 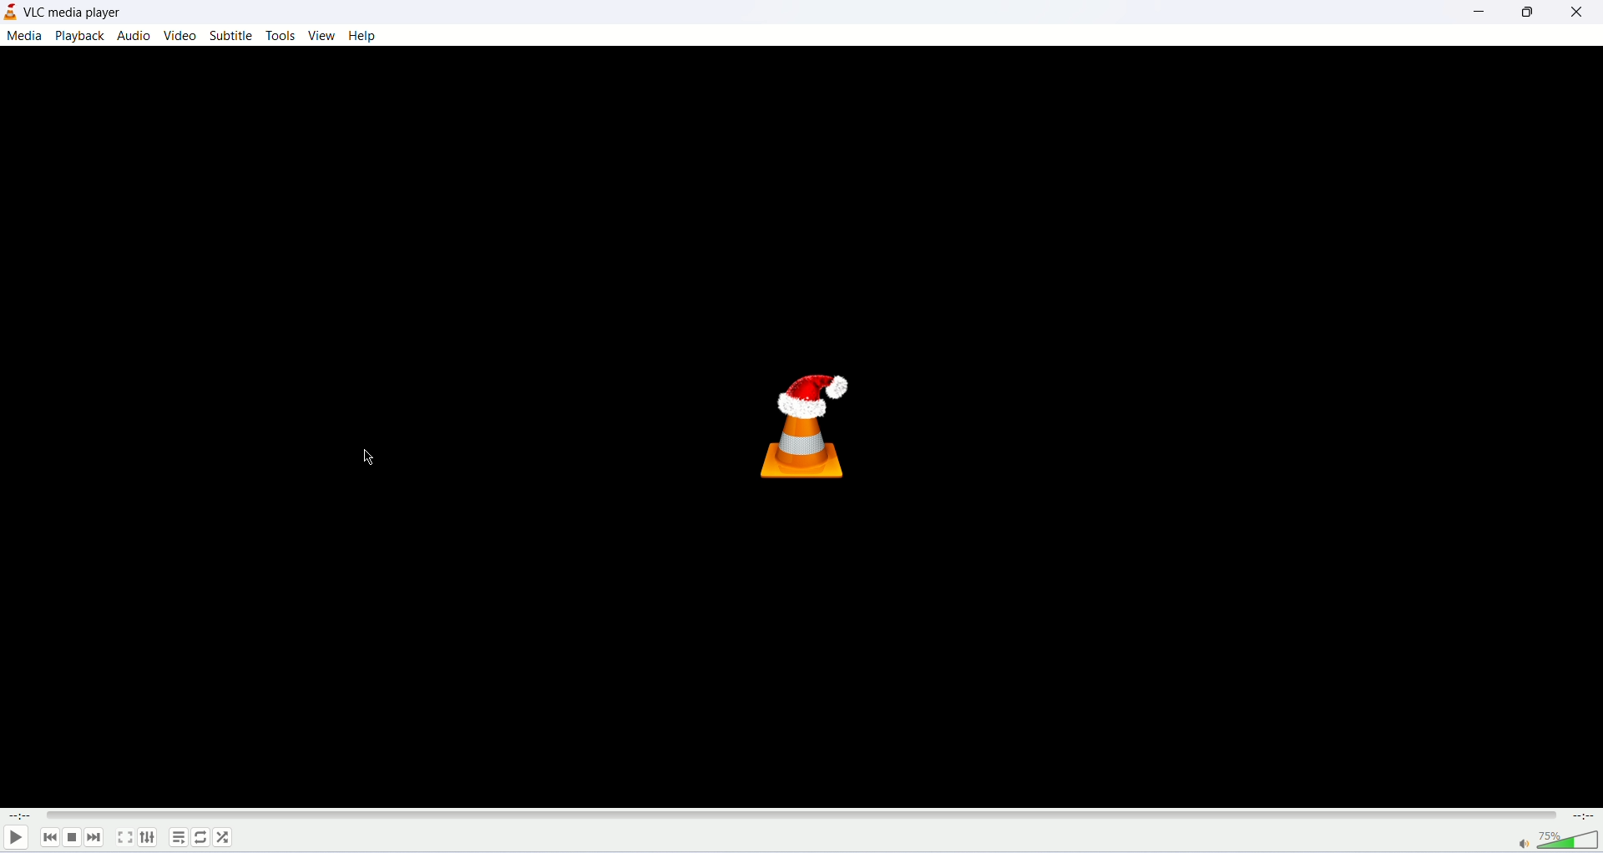 What do you see at coordinates (177, 837) in the screenshot?
I see `playlist` at bounding box center [177, 837].